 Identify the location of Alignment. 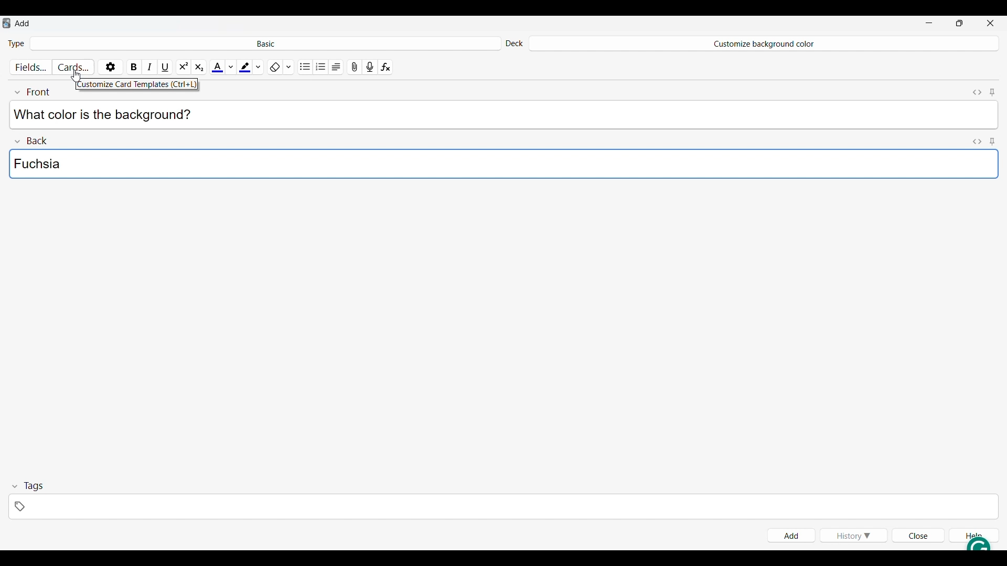
(336, 66).